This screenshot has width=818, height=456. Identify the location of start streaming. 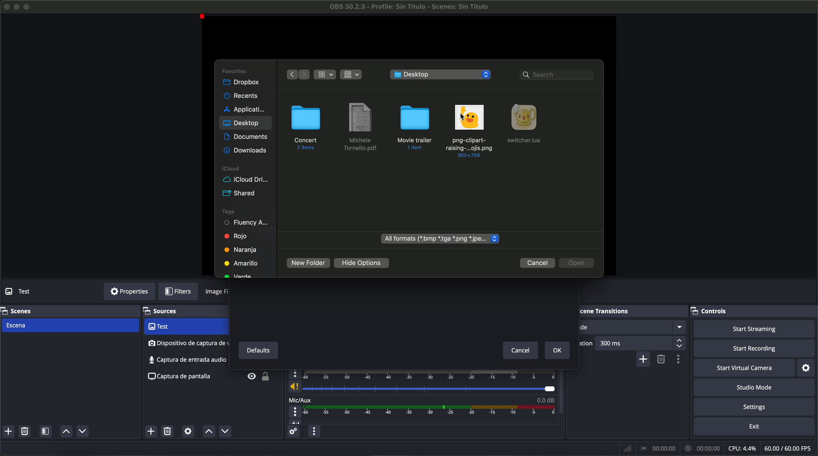
(752, 328).